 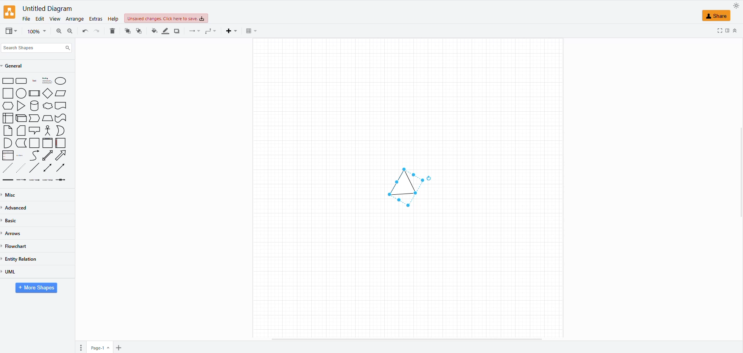 I want to click on to front, so click(x=139, y=30).